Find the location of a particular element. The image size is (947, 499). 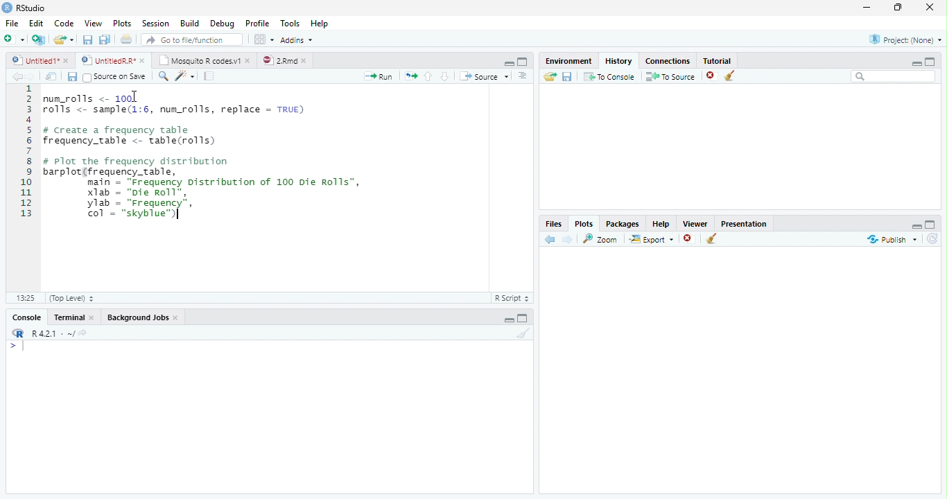

© UntitedRR* * is located at coordinates (114, 60).